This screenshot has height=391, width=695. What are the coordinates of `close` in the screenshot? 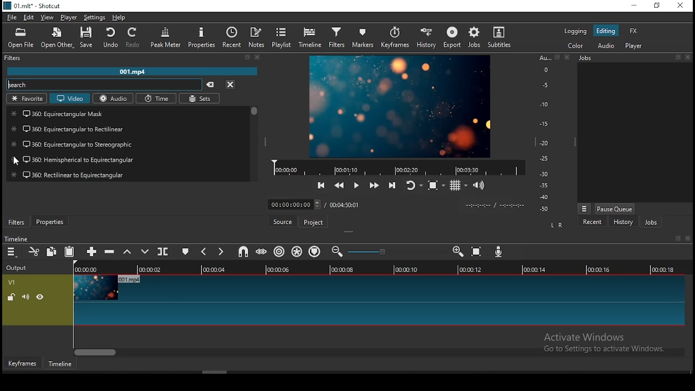 It's located at (259, 58).